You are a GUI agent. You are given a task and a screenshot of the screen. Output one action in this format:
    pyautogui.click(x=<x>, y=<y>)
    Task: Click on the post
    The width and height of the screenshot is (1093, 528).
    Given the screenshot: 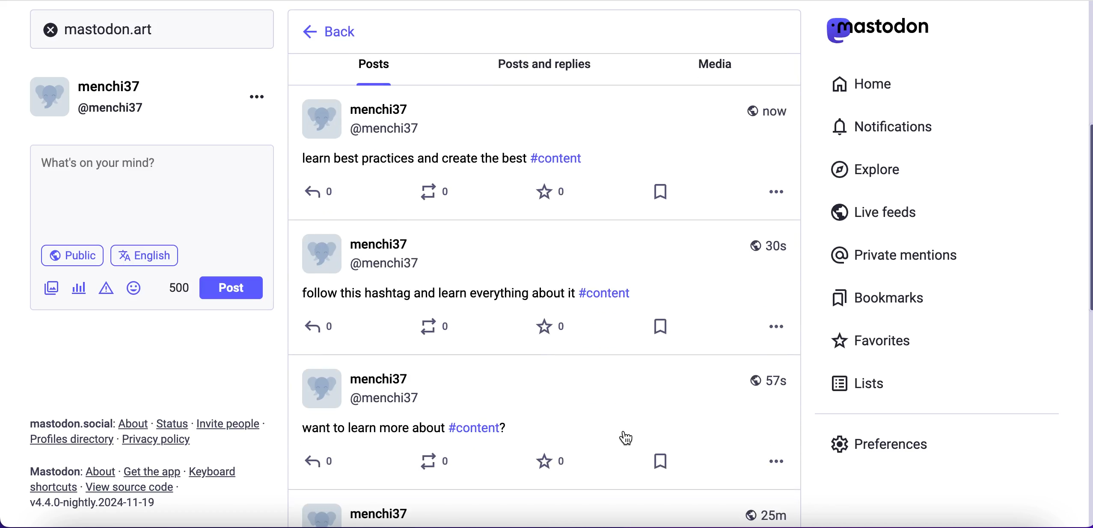 What is the action you would take?
    pyautogui.click(x=412, y=157)
    